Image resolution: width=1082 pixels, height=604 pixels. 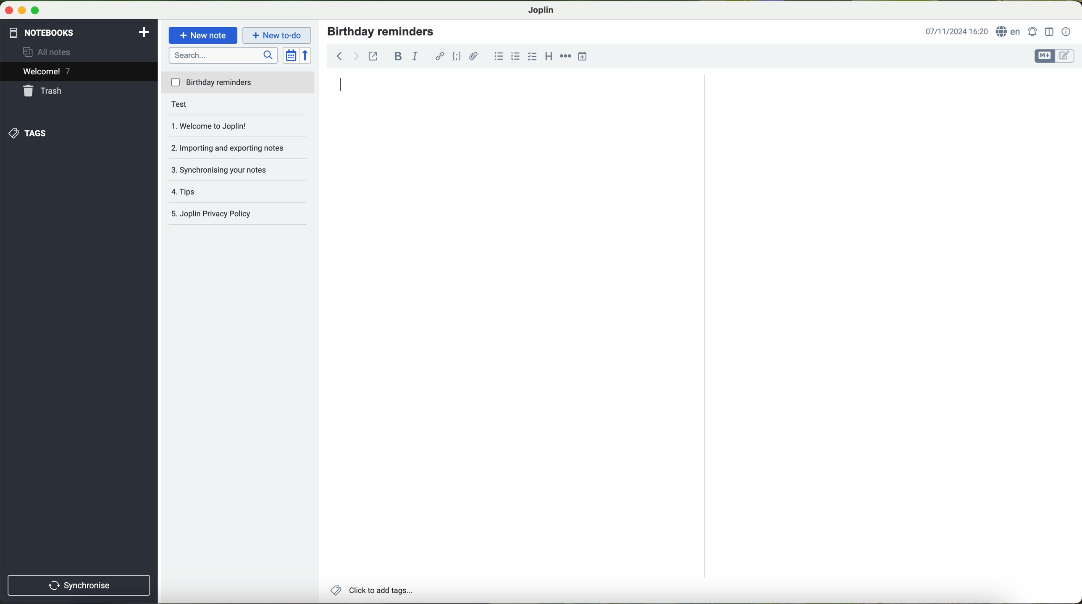 I want to click on birthday reminders, so click(x=383, y=31).